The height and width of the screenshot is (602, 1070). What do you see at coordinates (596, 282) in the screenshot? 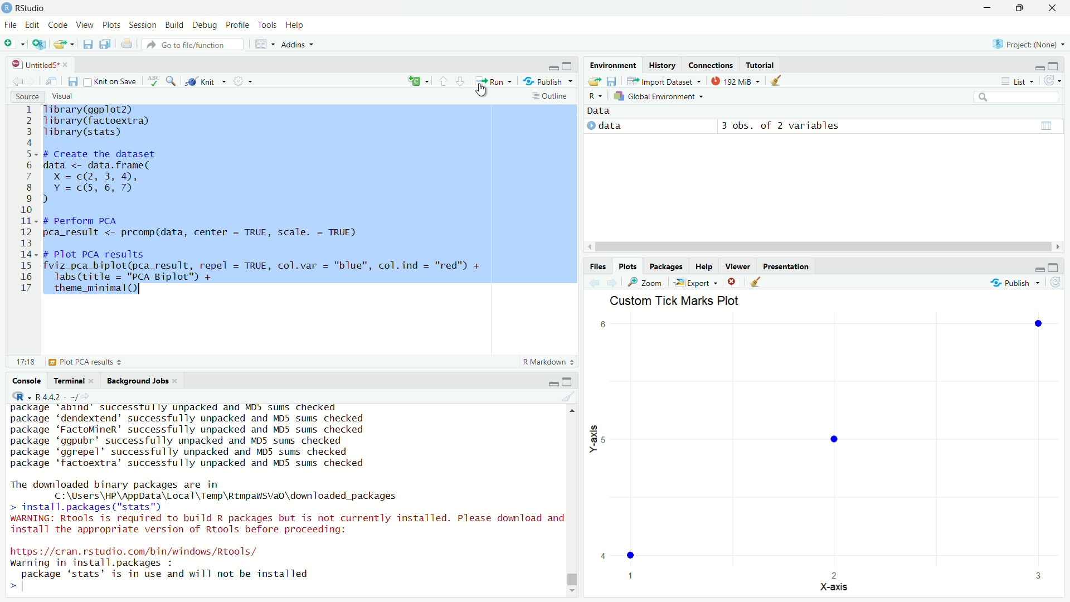
I see `go back` at bounding box center [596, 282].